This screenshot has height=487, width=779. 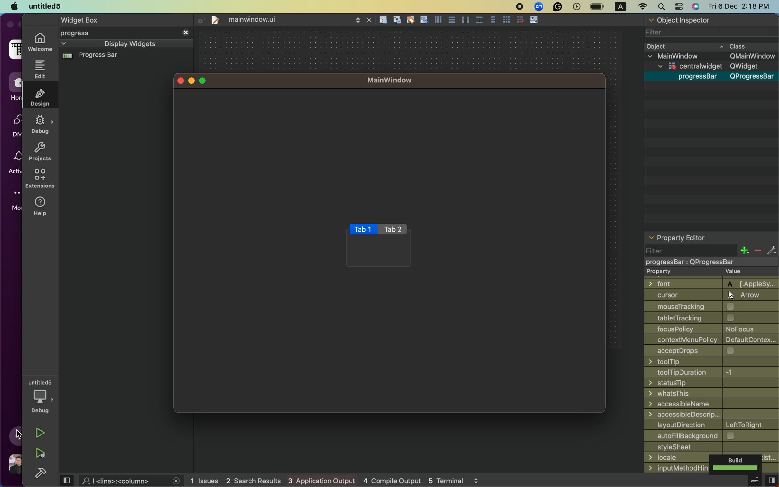 I want to click on tab1, so click(x=363, y=229).